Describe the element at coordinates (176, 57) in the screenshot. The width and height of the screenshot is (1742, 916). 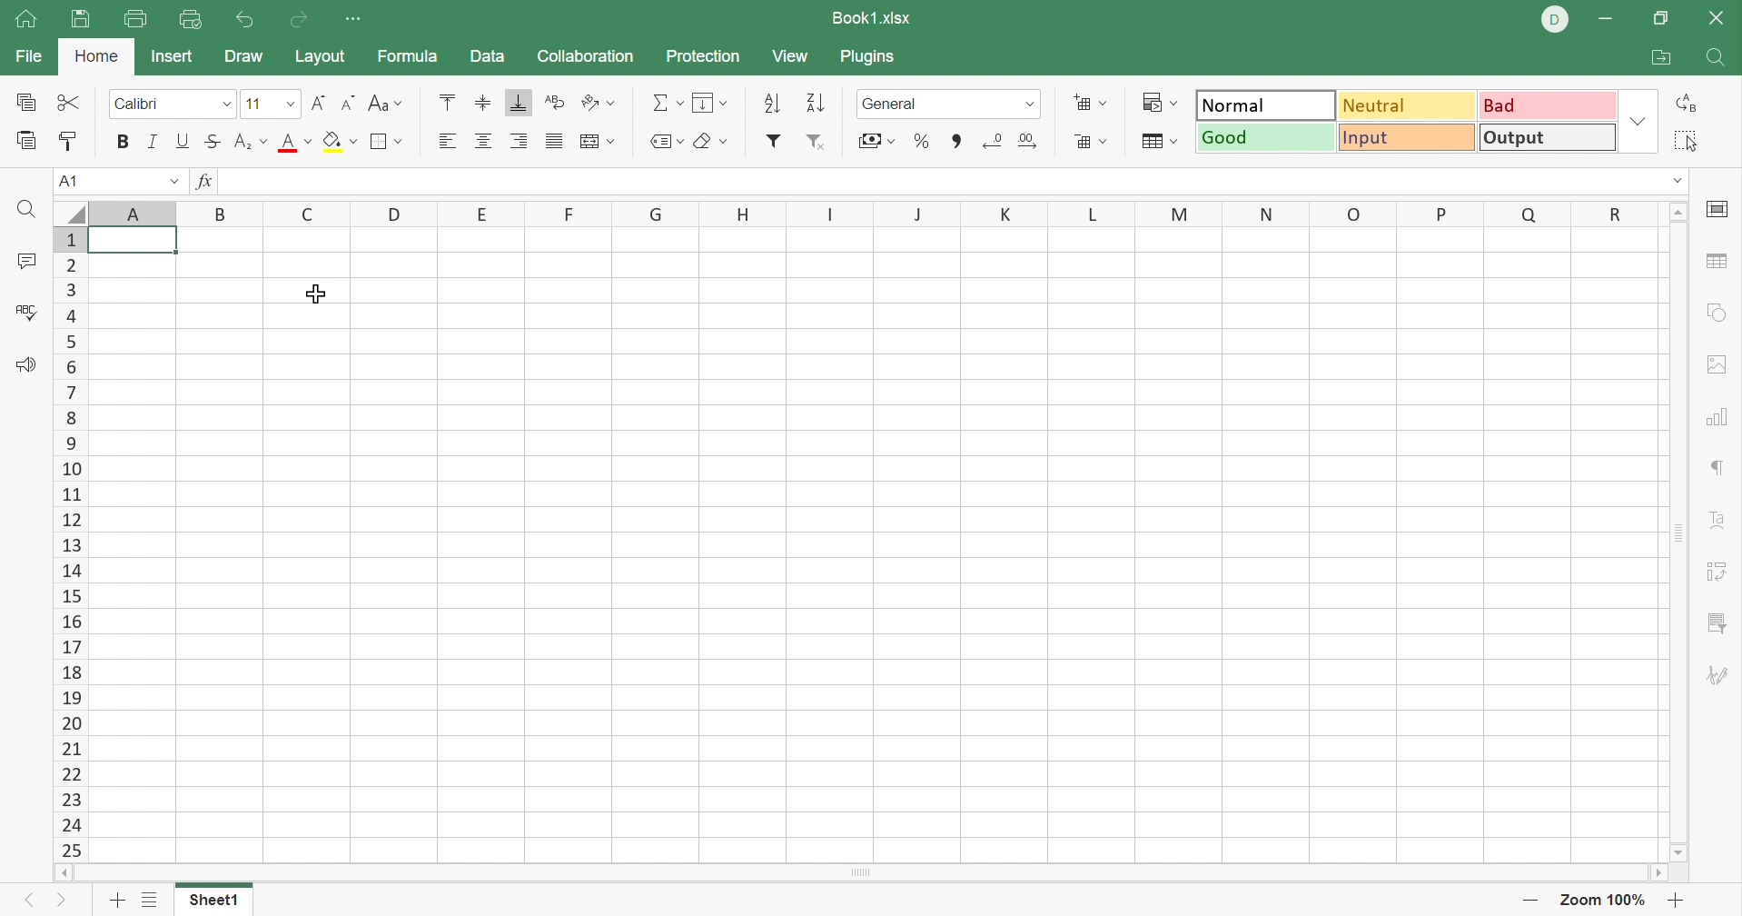
I see `Insert` at that location.